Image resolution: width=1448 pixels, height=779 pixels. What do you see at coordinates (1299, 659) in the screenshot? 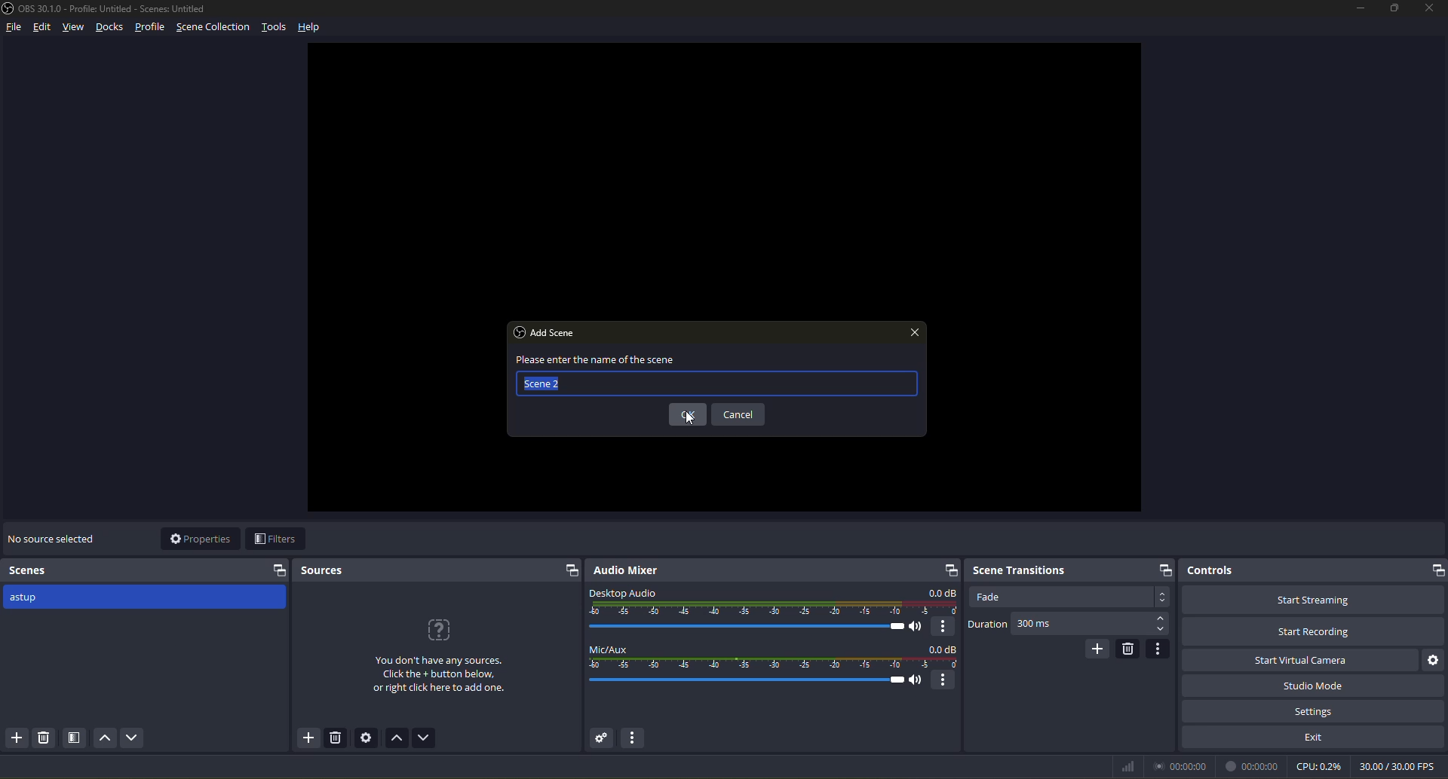
I see `start virtual camera` at bounding box center [1299, 659].